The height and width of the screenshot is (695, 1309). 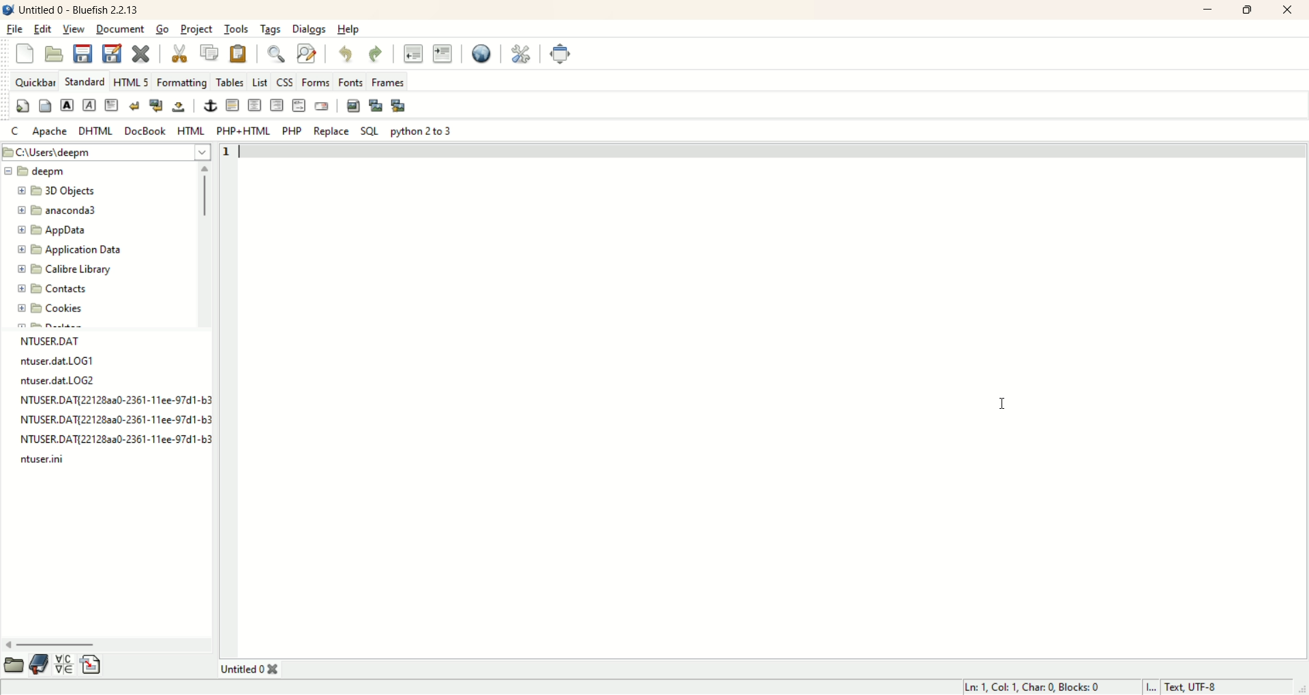 What do you see at coordinates (275, 671) in the screenshot?
I see `close` at bounding box center [275, 671].